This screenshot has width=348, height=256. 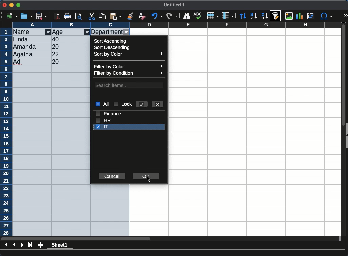 I want to click on filter by color, so click(x=129, y=66).